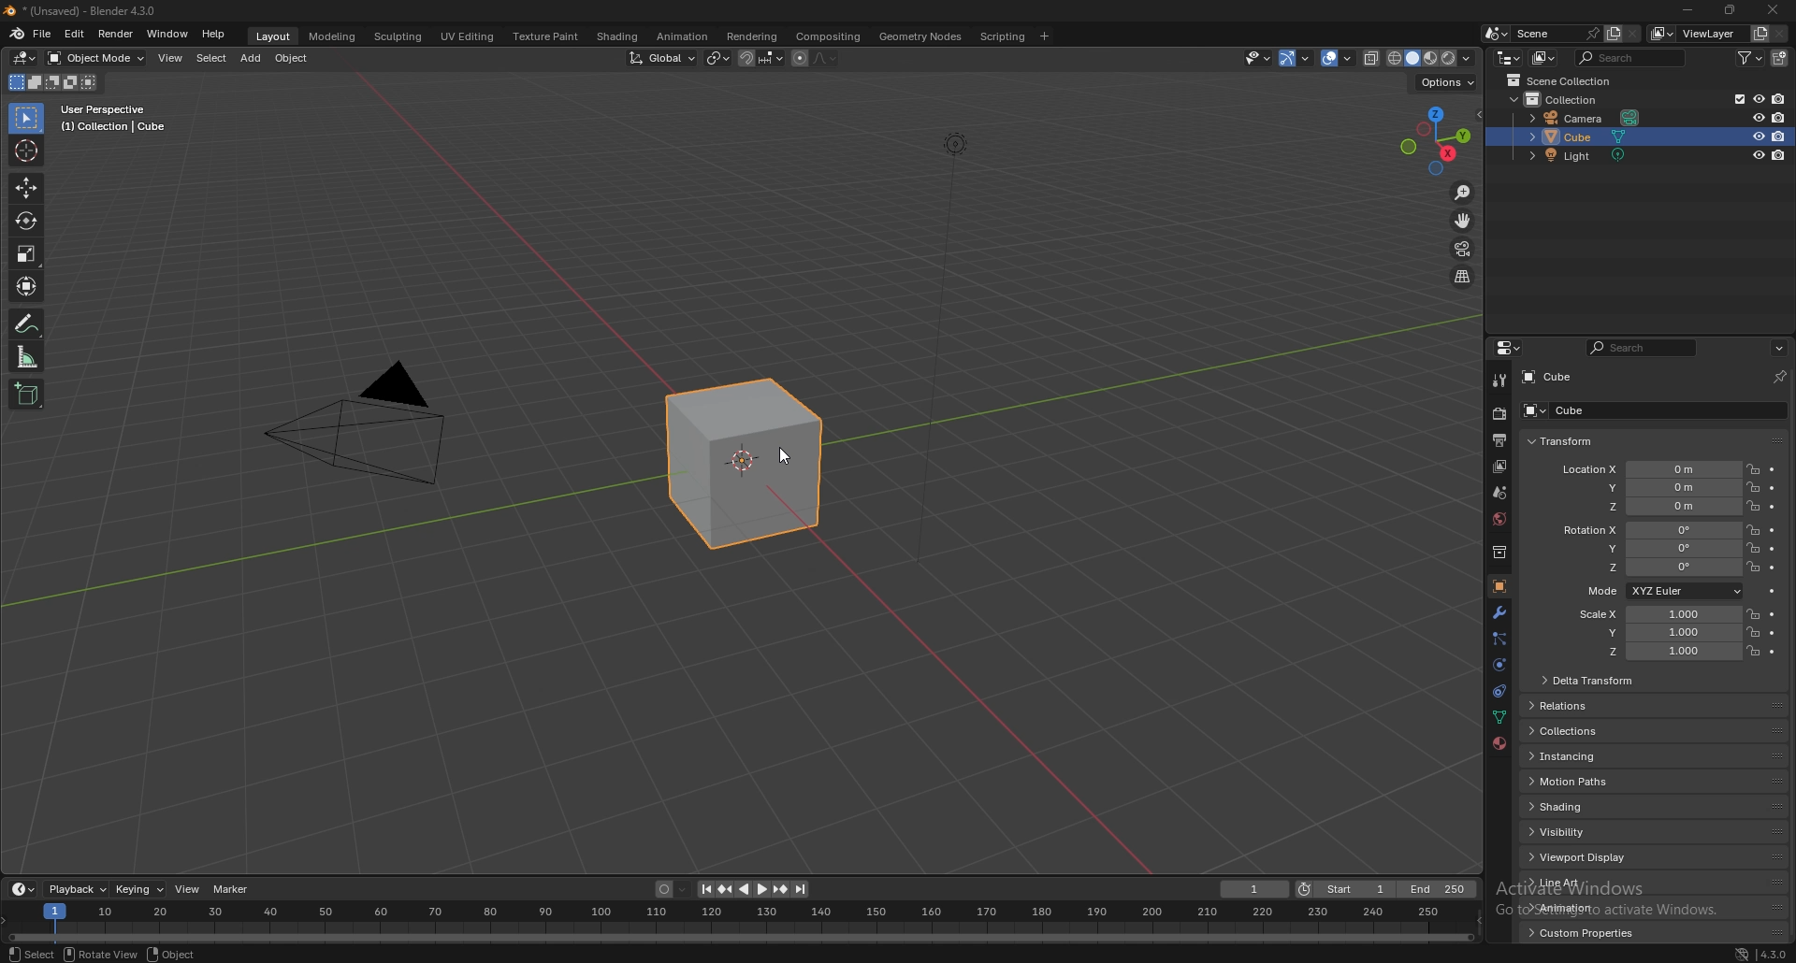 Image resolution: width=1796 pixels, height=963 pixels. Describe the element at coordinates (25, 59) in the screenshot. I see `editor type` at that location.